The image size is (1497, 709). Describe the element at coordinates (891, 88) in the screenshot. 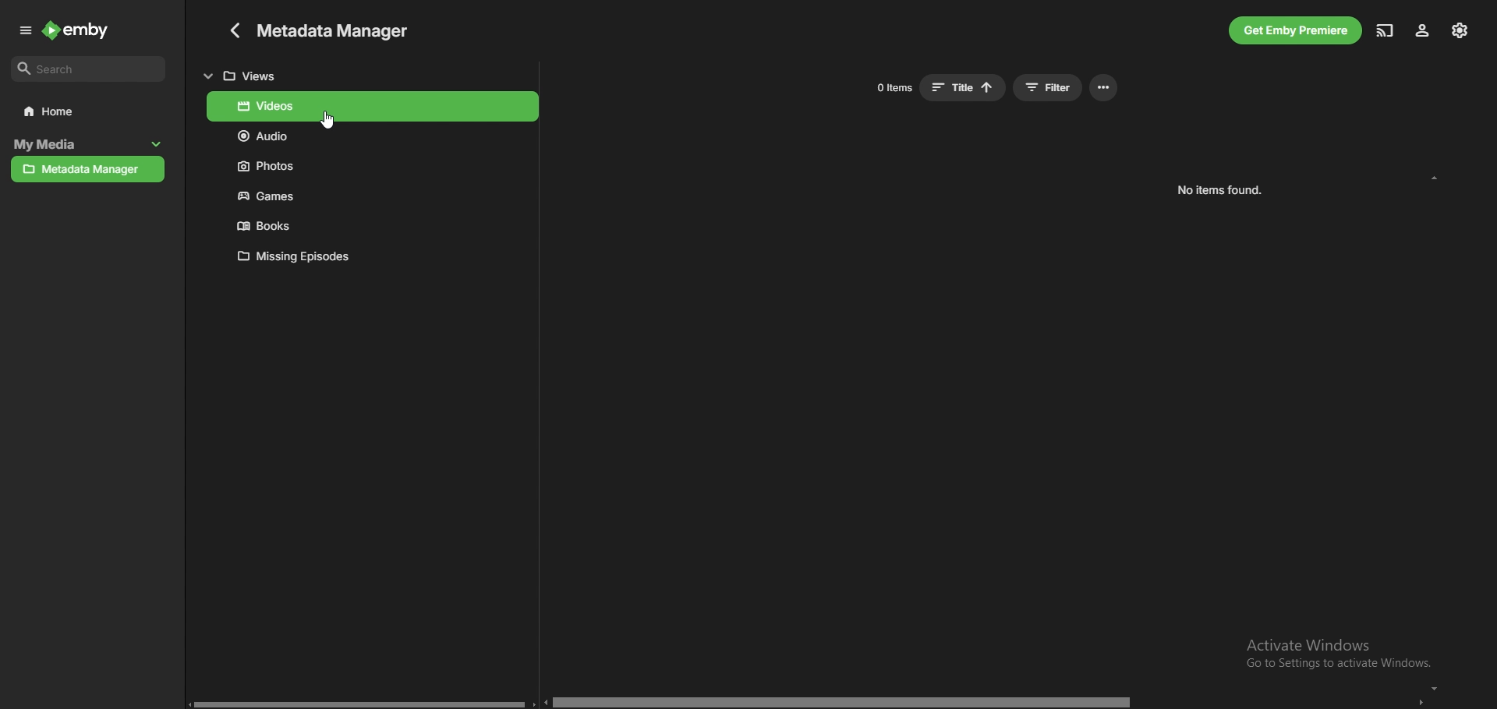

I see `items` at that location.